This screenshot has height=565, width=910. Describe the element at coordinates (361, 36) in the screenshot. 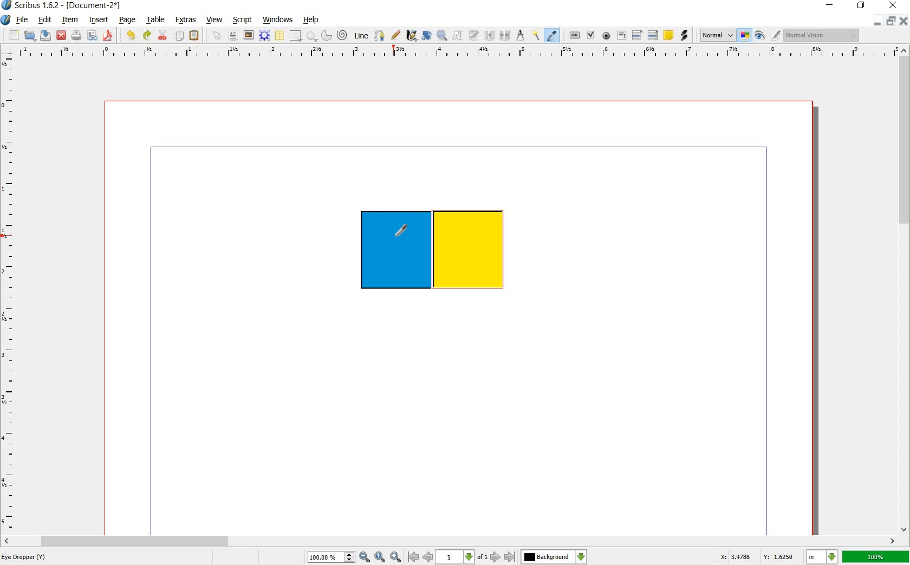

I see `line` at that location.